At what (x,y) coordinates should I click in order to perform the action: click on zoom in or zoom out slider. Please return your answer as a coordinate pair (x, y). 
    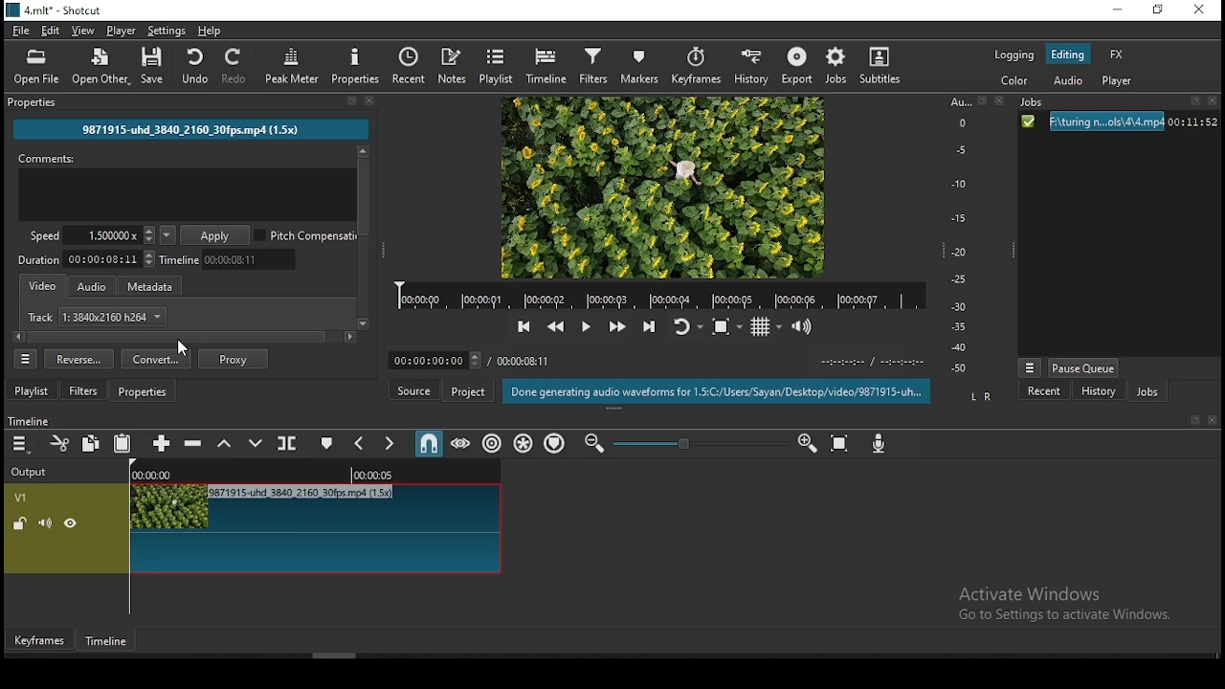
    Looking at the image, I should click on (700, 446).